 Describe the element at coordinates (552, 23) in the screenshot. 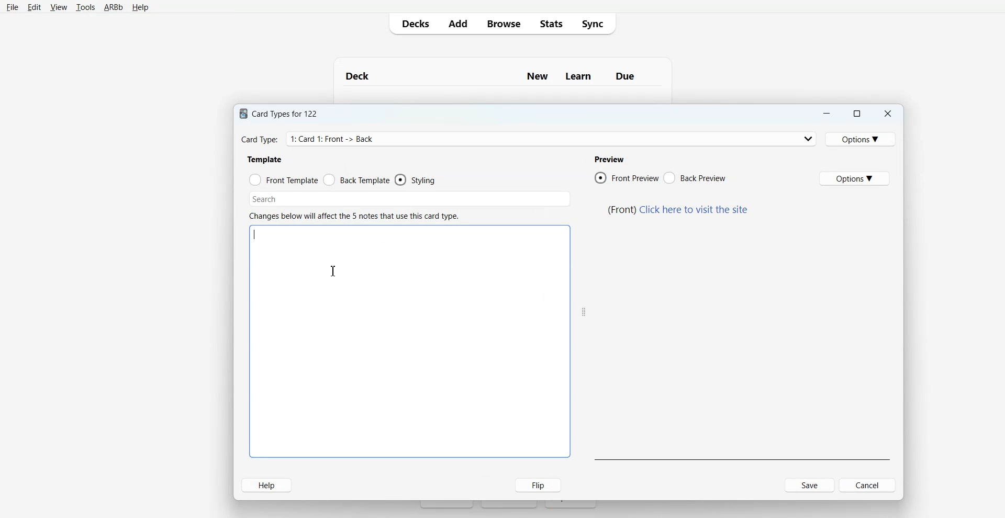

I see `Stats` at that location.